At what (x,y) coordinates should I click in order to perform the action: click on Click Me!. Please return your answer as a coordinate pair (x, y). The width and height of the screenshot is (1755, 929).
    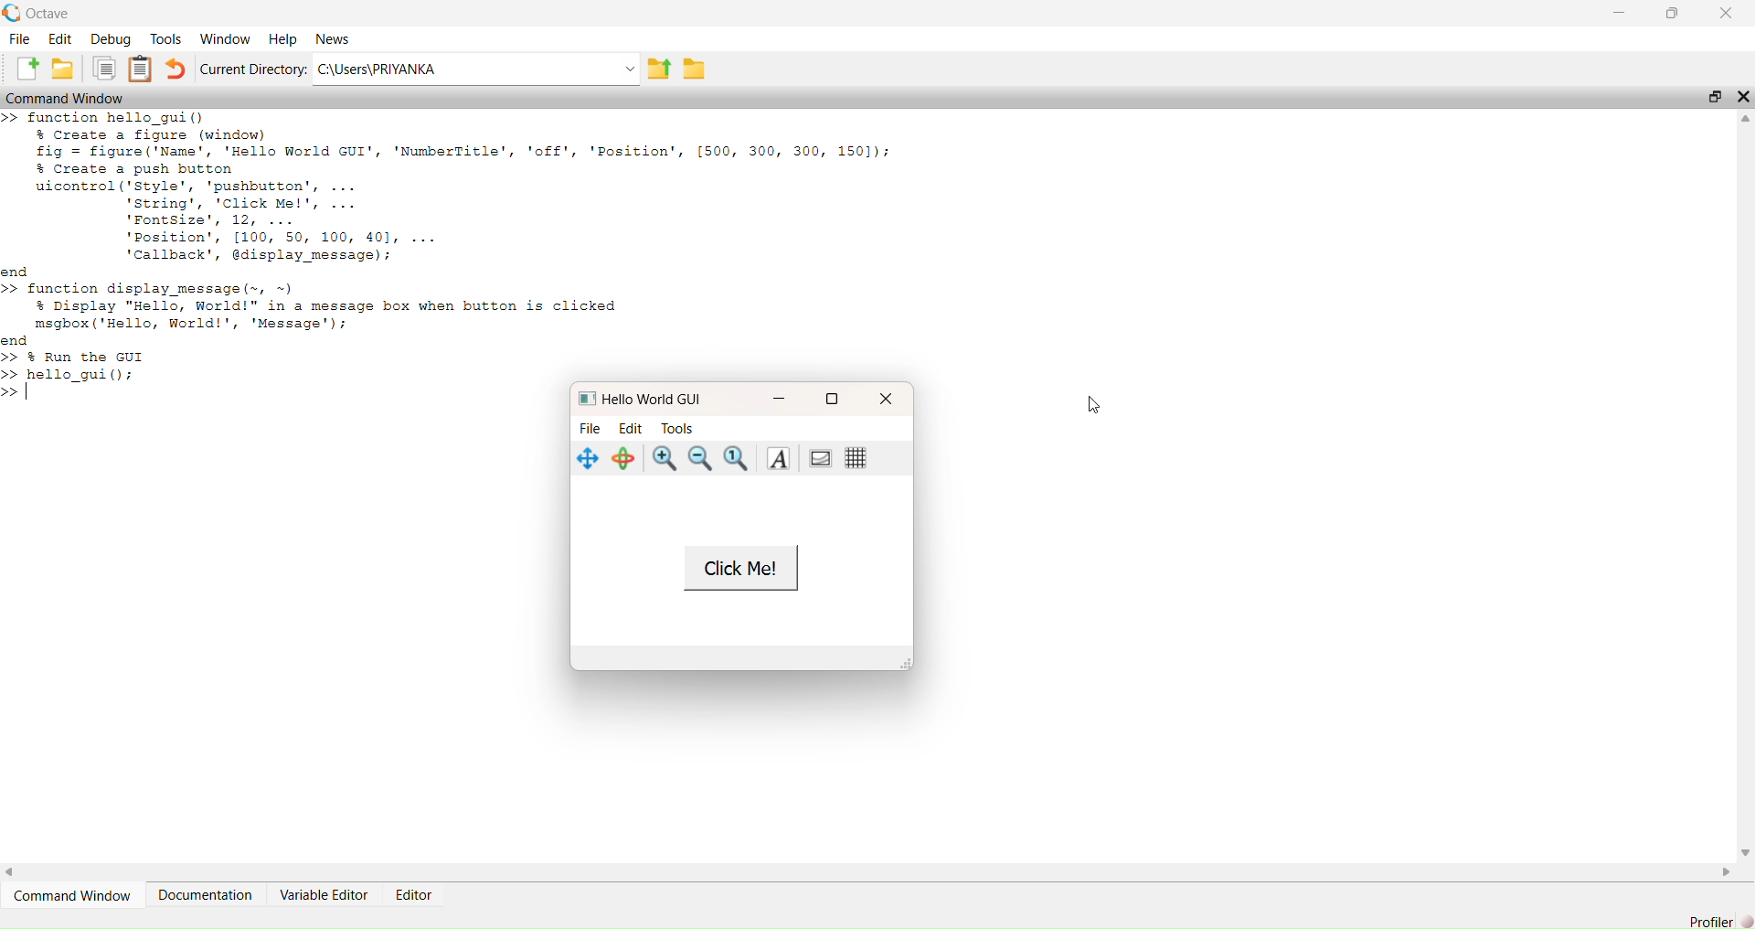
    Looking at the image, I should click on (739, 569).